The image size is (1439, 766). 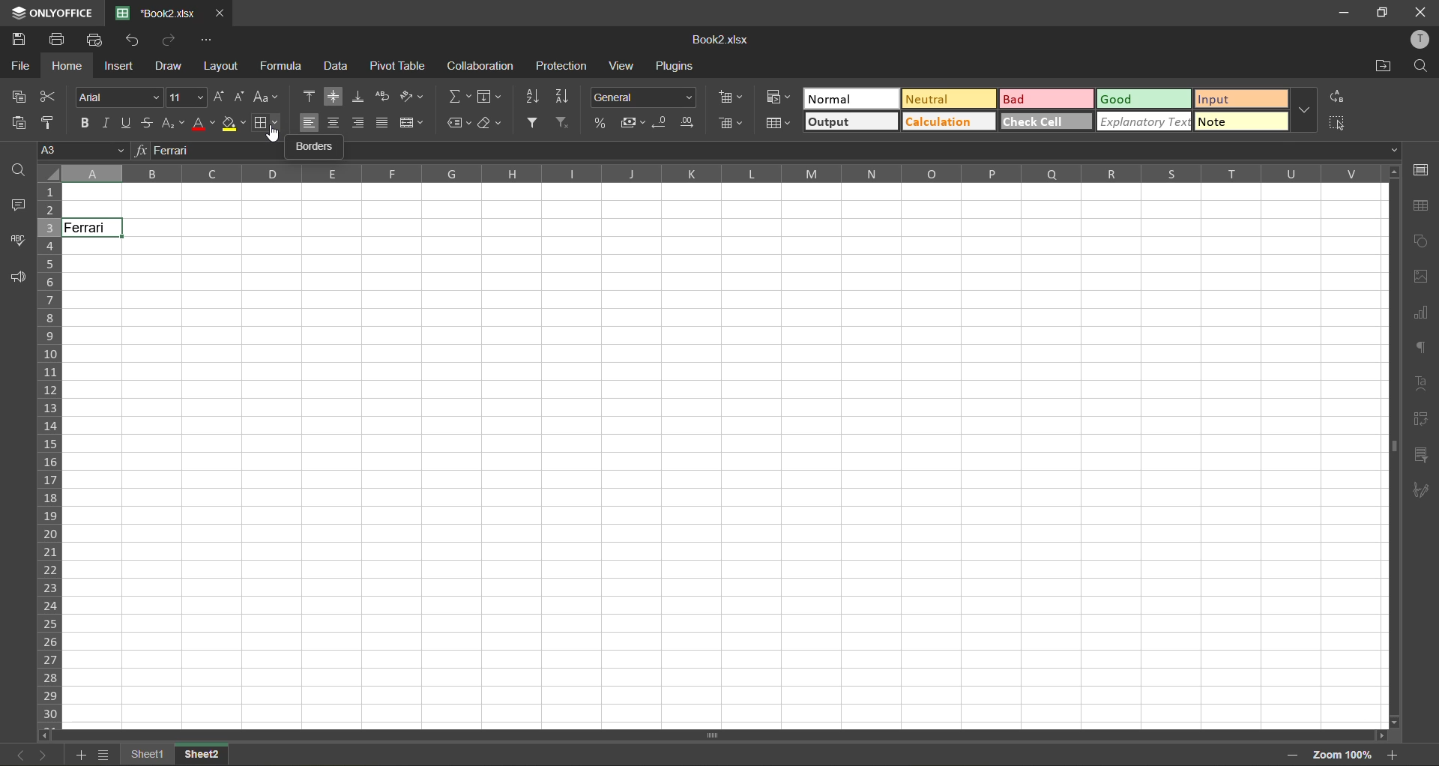 I want to click on conditional formatting, so click(x=779, y=95).